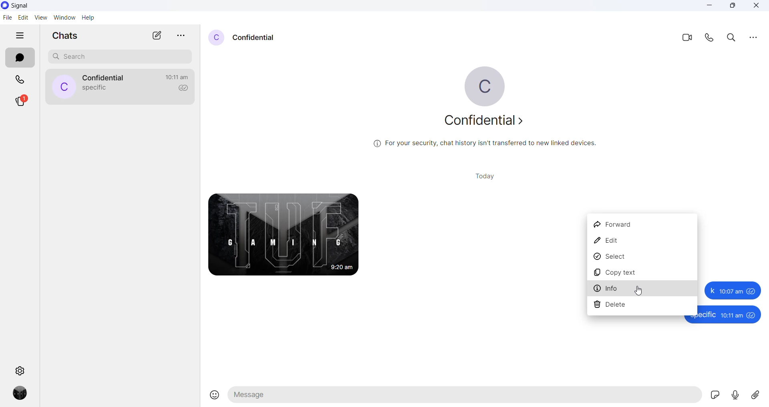  I want to click on profile, so click(21, 393).